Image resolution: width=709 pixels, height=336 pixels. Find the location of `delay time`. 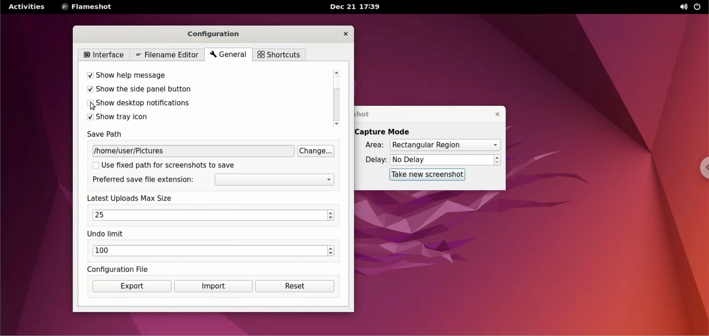

delay time is located at coordinates (442, 160).